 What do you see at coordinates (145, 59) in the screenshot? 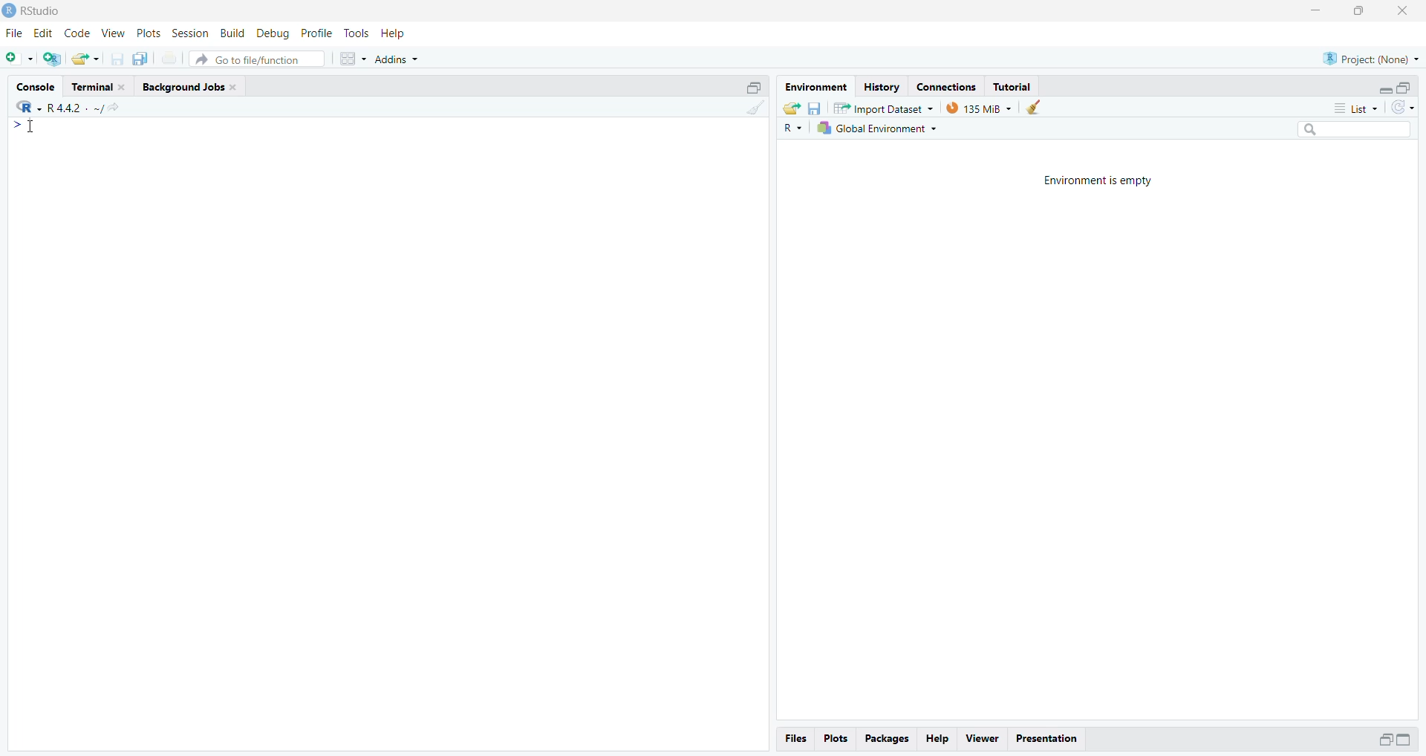
I see `Save all open documents (Ctrl + Alt + S)` at bounding box center [145, 59].